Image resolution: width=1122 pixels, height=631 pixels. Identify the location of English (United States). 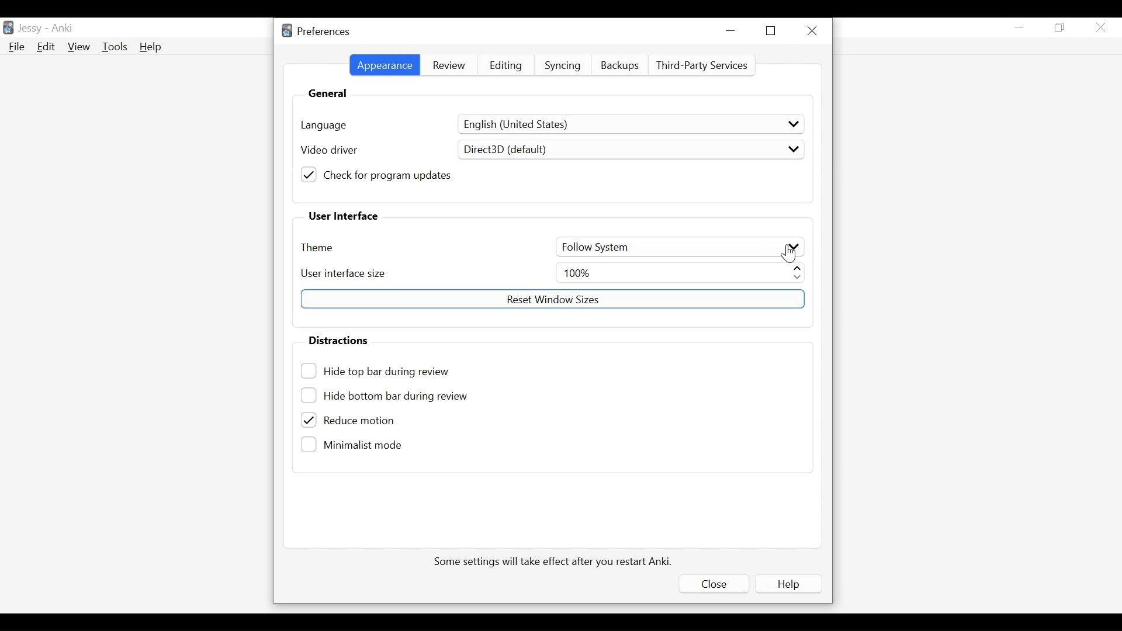
(632, 124).